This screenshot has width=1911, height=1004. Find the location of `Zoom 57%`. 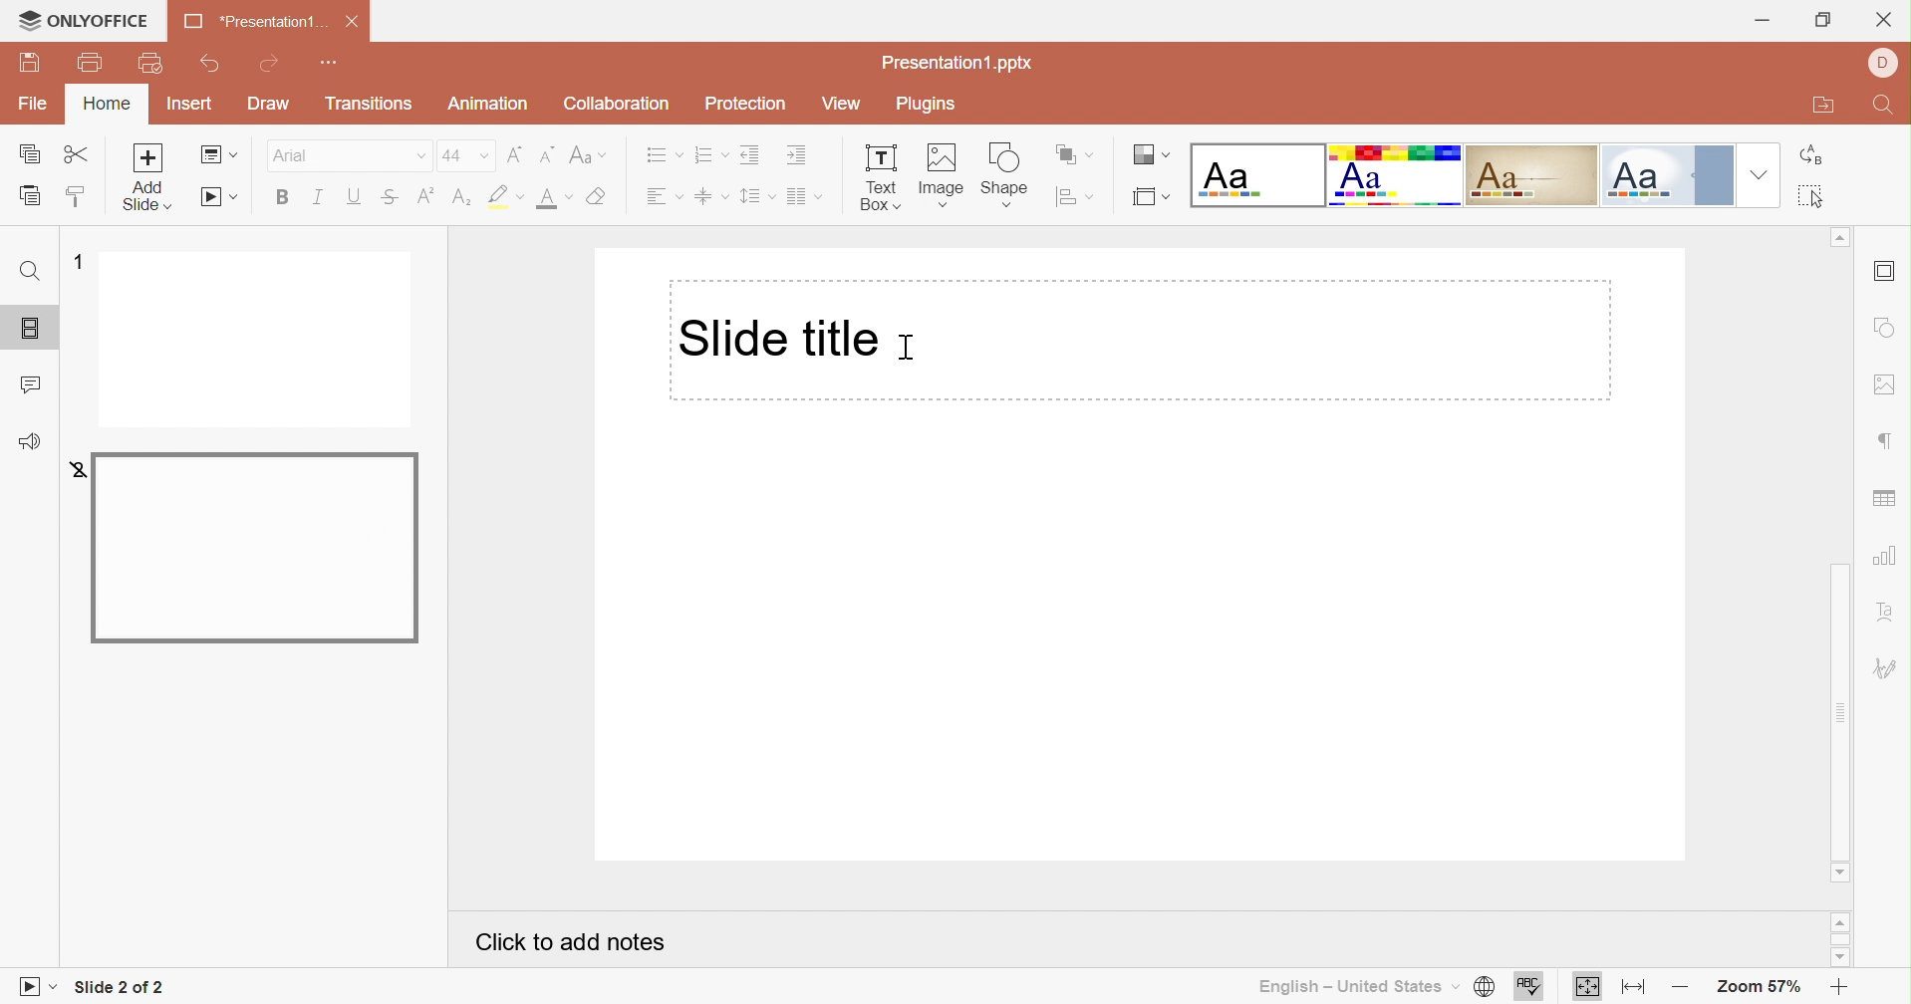

Zoom 57% is located at coordinates (1754, 988).